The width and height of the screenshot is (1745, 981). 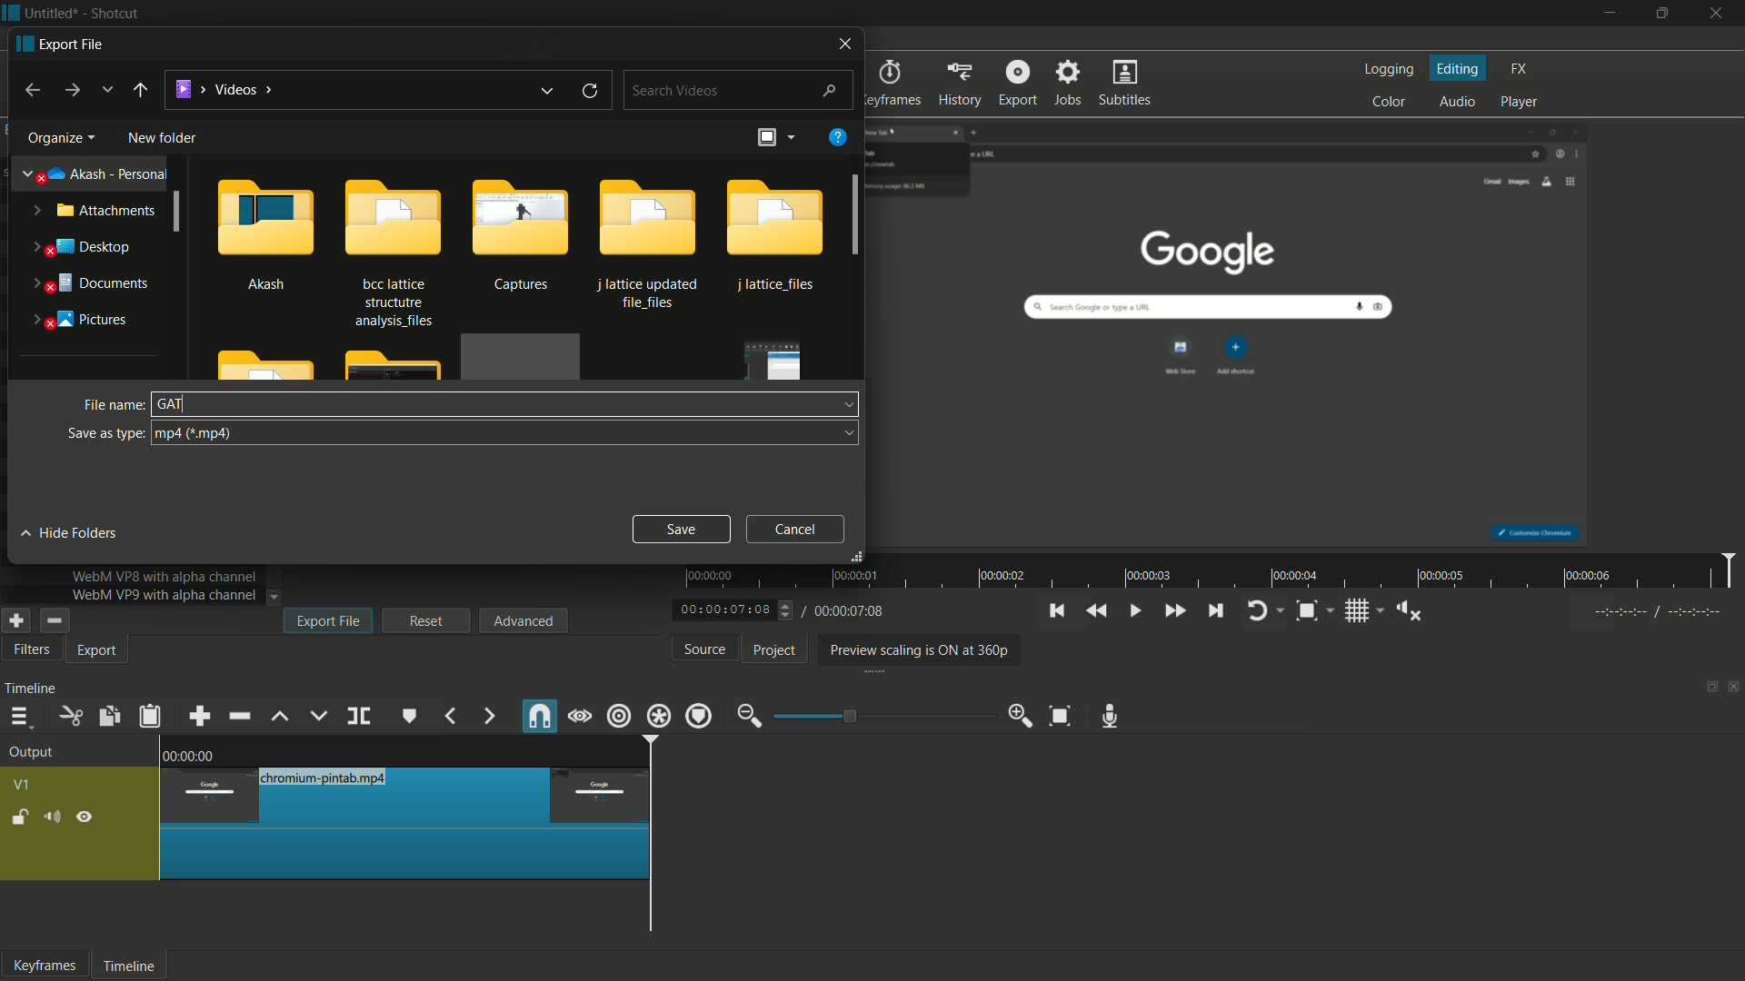 I want to click on zoom in, so click(x=1022, y=714).